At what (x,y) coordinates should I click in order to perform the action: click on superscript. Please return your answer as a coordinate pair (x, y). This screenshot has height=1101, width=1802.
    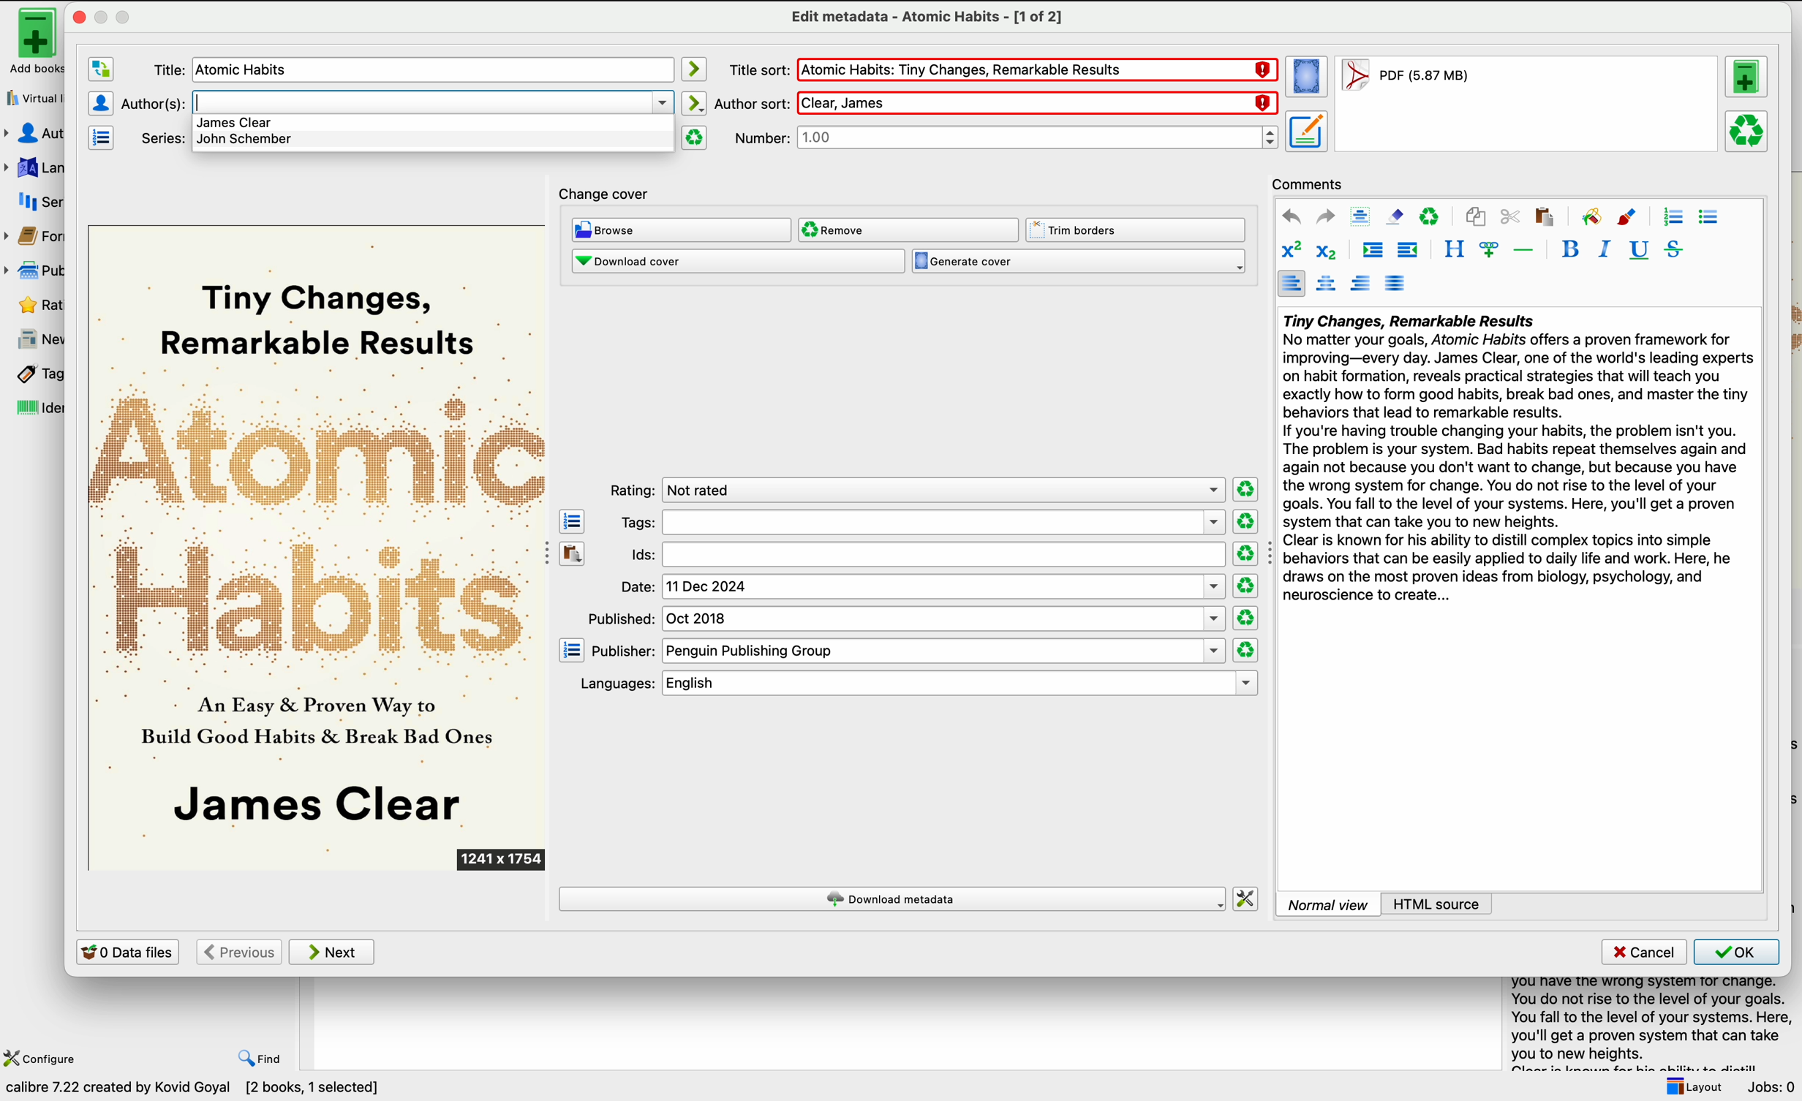
    Looking at the image, I should click on (1290, 250).